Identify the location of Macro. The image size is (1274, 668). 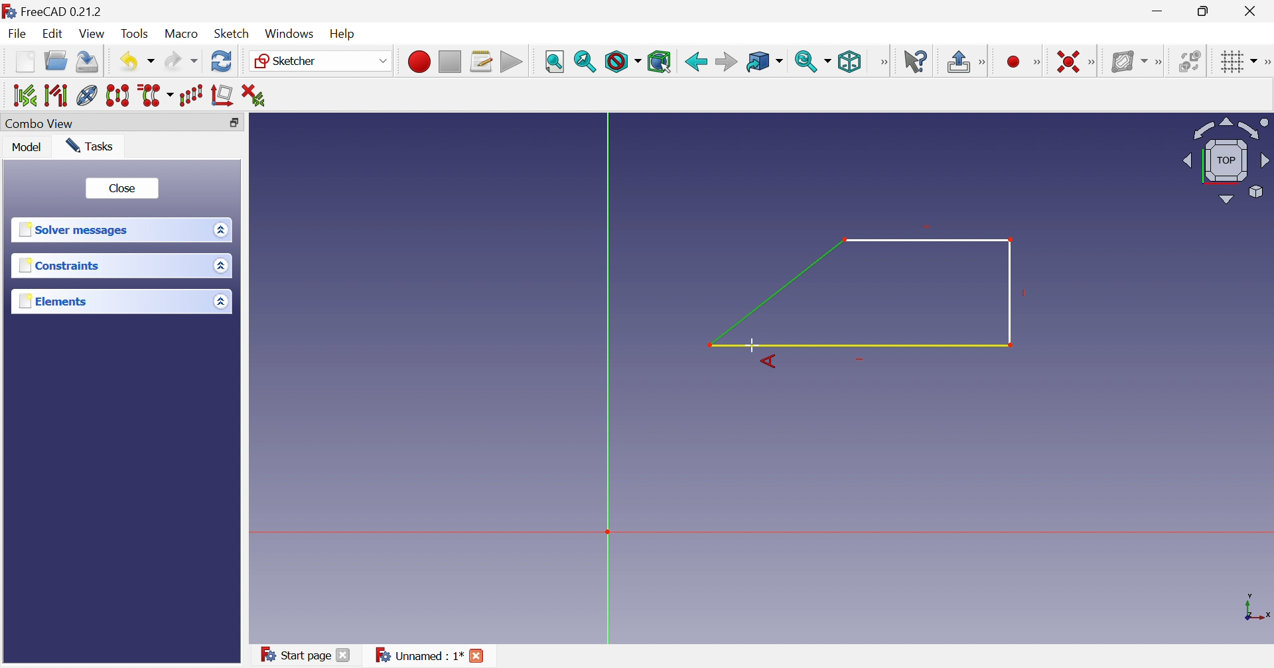
(182, 34).